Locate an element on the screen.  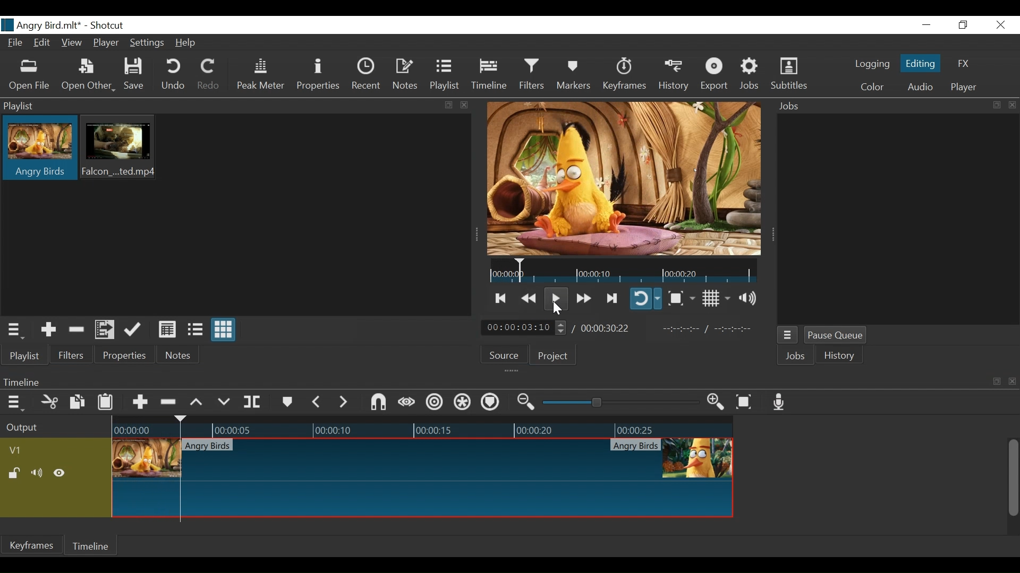
Toggle display grid on player is located at coordinates (715, 299).